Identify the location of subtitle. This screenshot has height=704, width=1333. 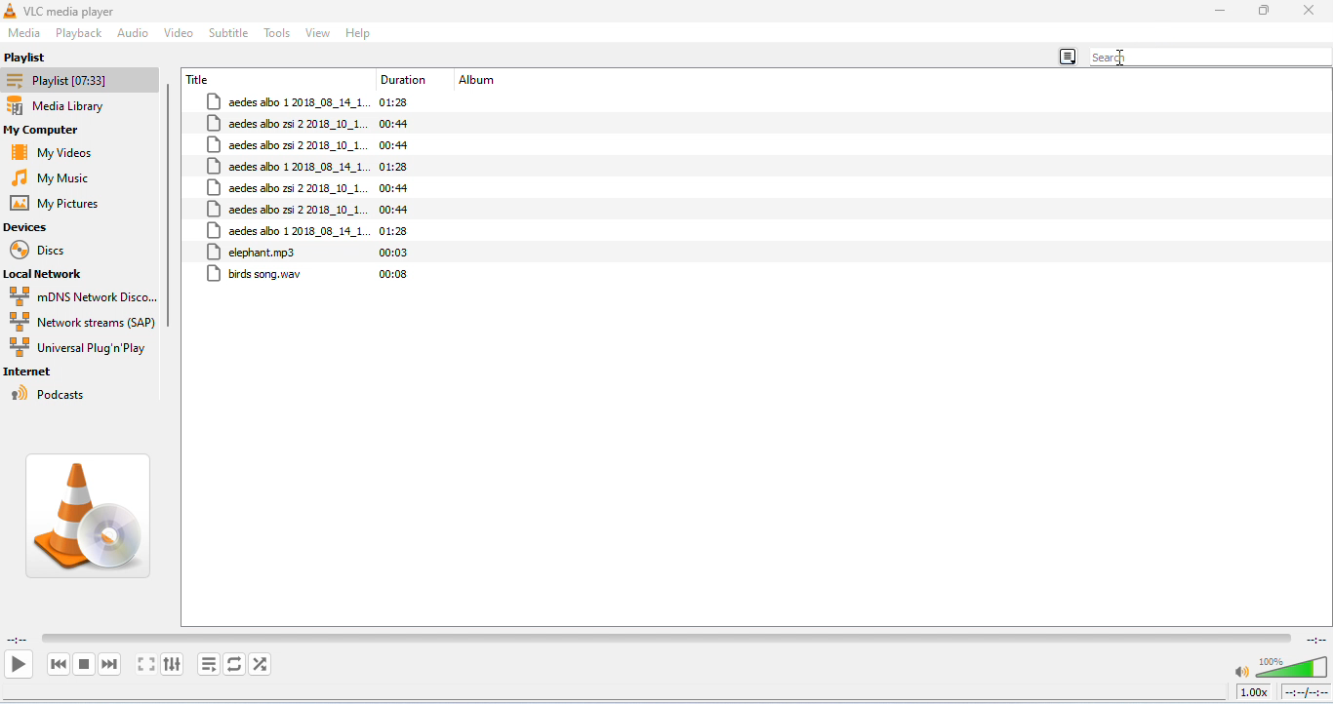
(229, 33).